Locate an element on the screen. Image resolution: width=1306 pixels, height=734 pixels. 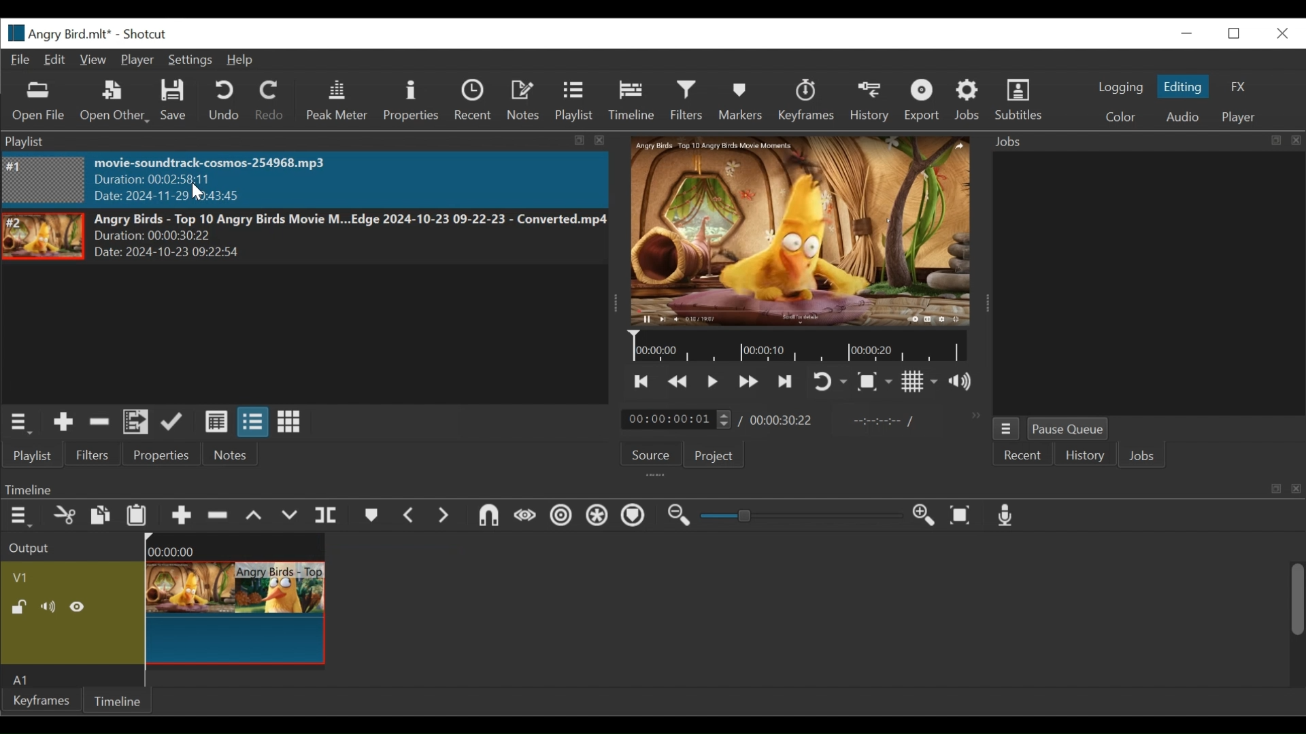
Player is located at coordinates (135, 60).